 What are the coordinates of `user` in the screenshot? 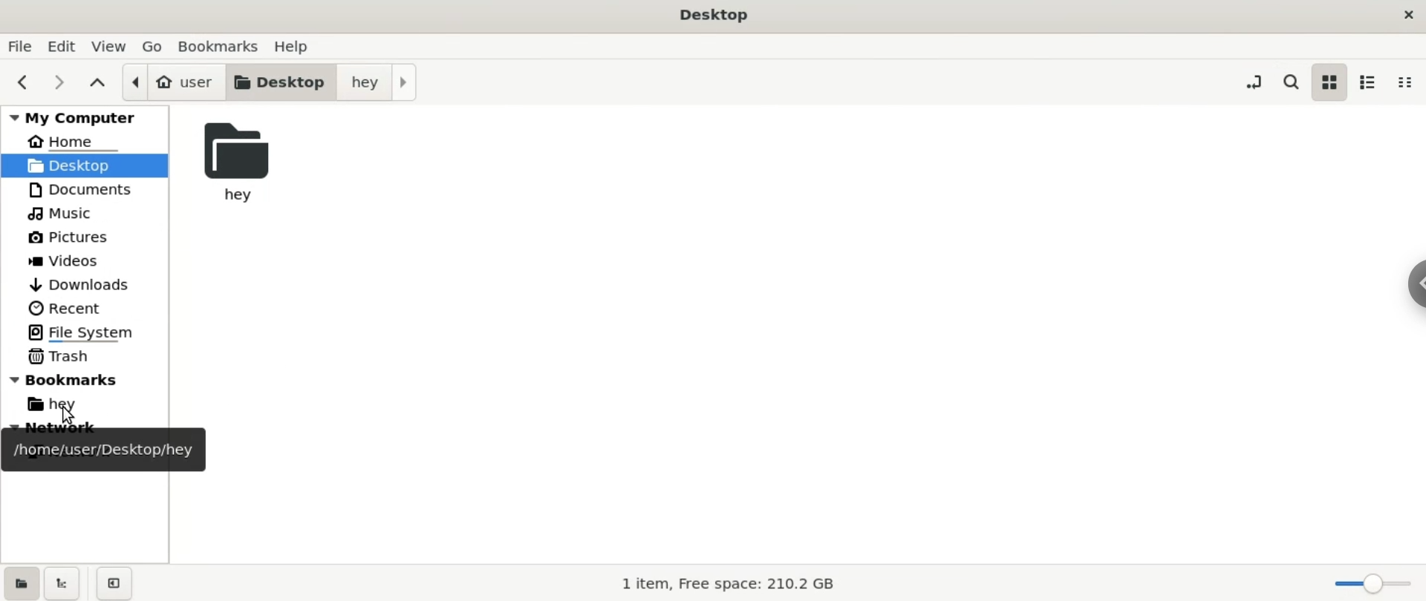 It's located at (172, 82).